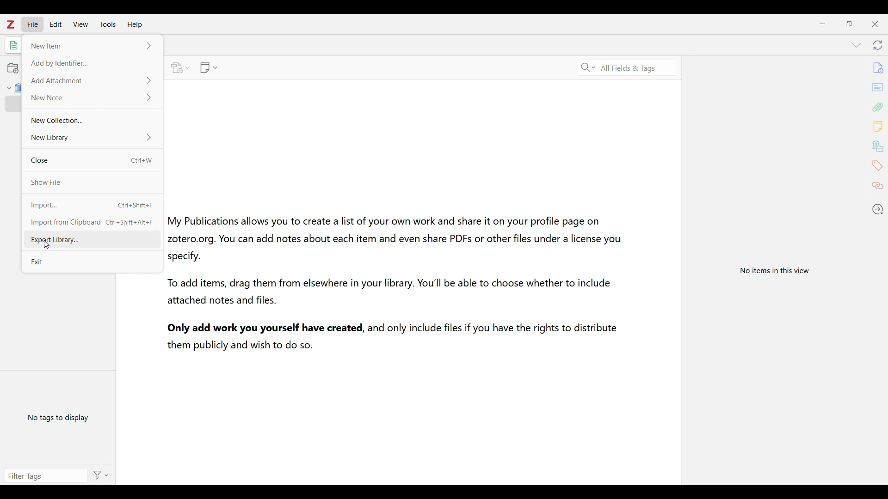  I want to click on Action options, so click(100, 475).